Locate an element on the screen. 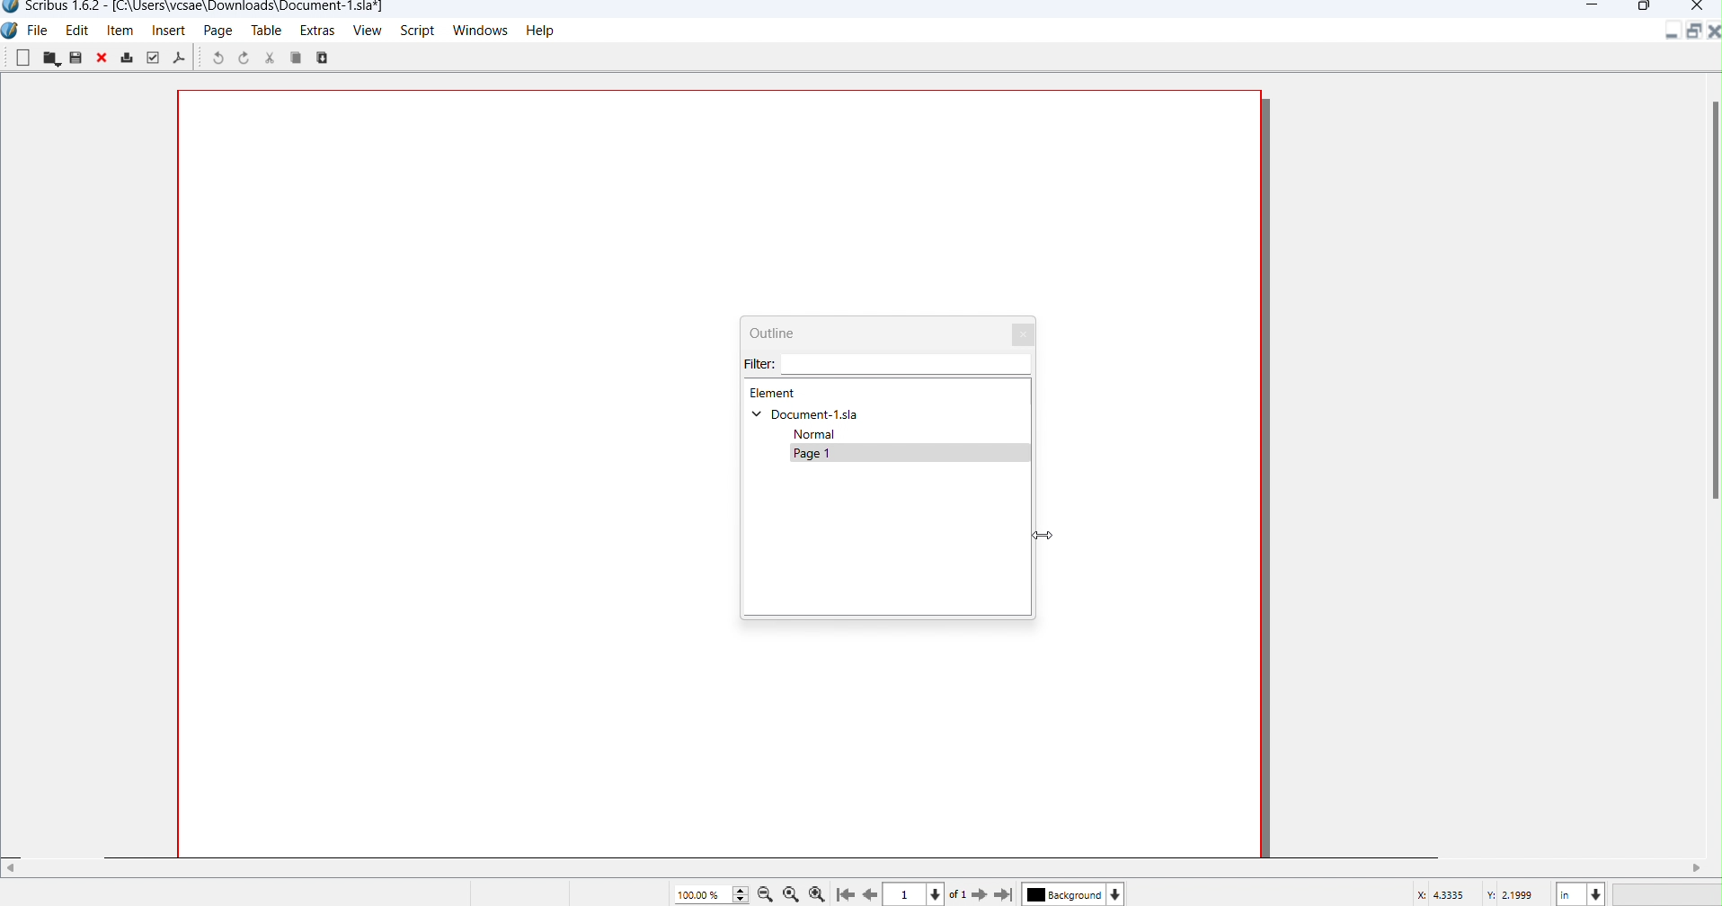 The width and height of the screenshot is (1722, 906).  is located at coordinates (50, 58).